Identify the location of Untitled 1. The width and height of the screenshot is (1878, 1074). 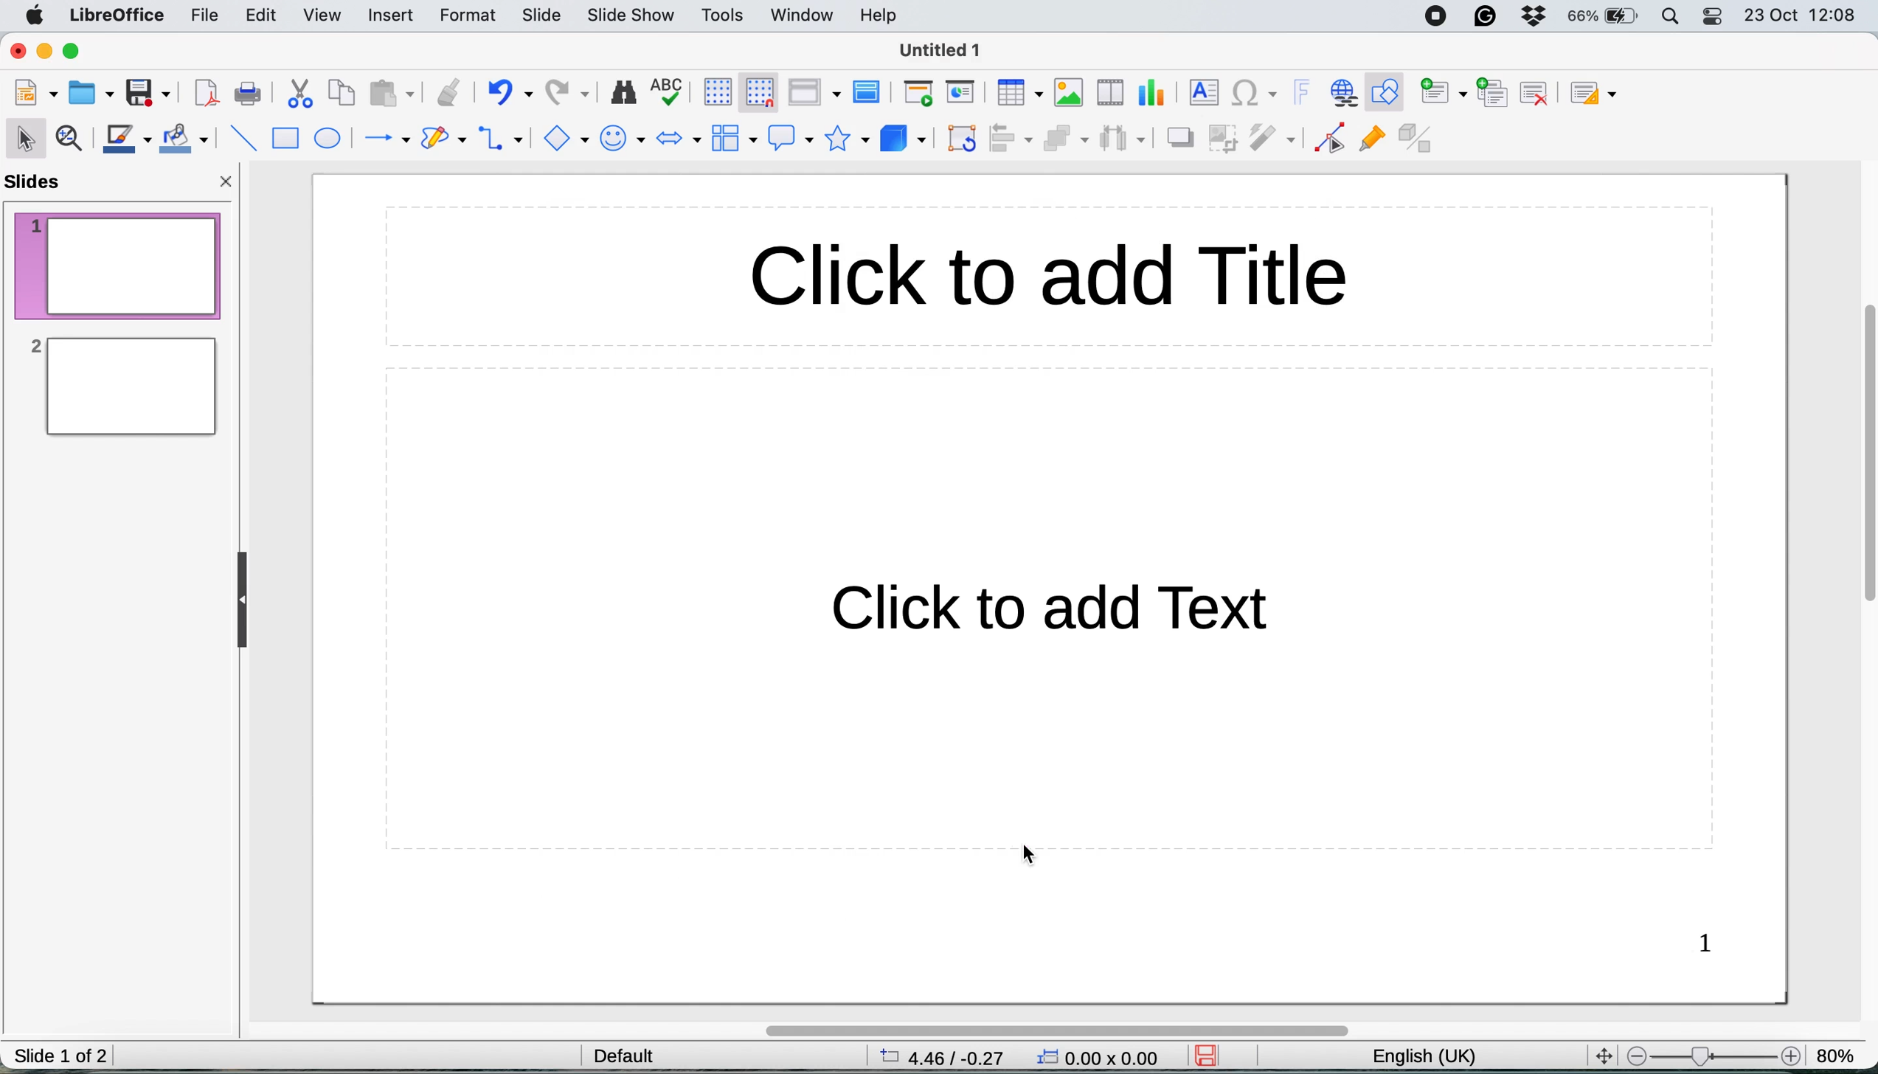
(942, 51).